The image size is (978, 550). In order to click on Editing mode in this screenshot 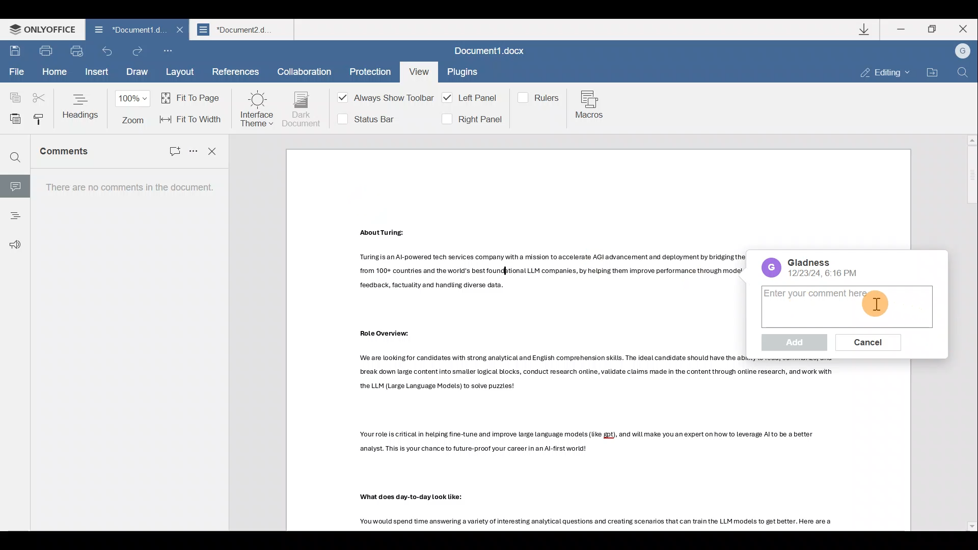, I will do `click(885, 73)`.